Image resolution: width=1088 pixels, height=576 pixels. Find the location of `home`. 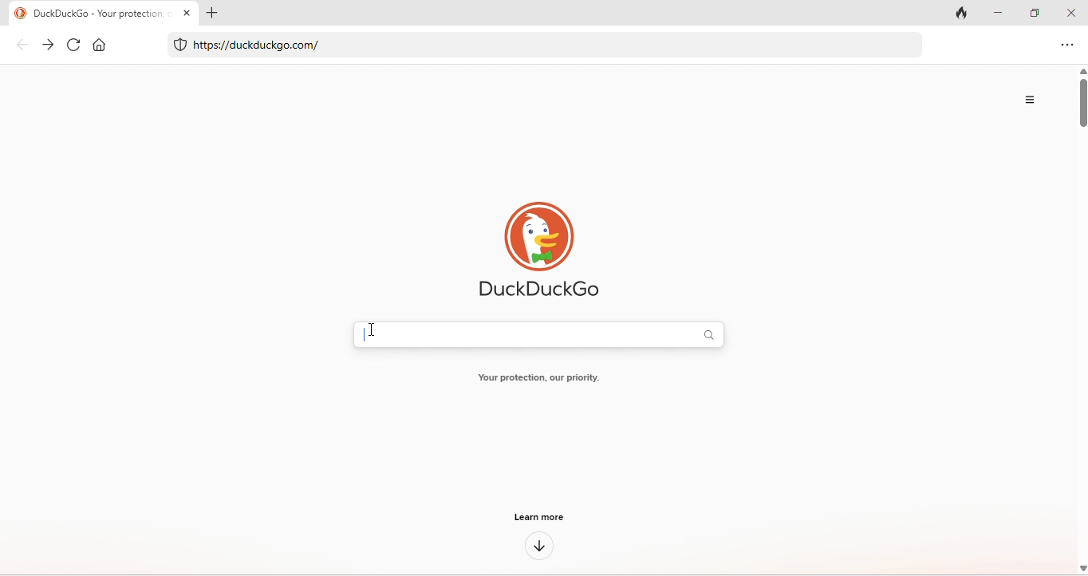

home is located at coordinates (101, 45).